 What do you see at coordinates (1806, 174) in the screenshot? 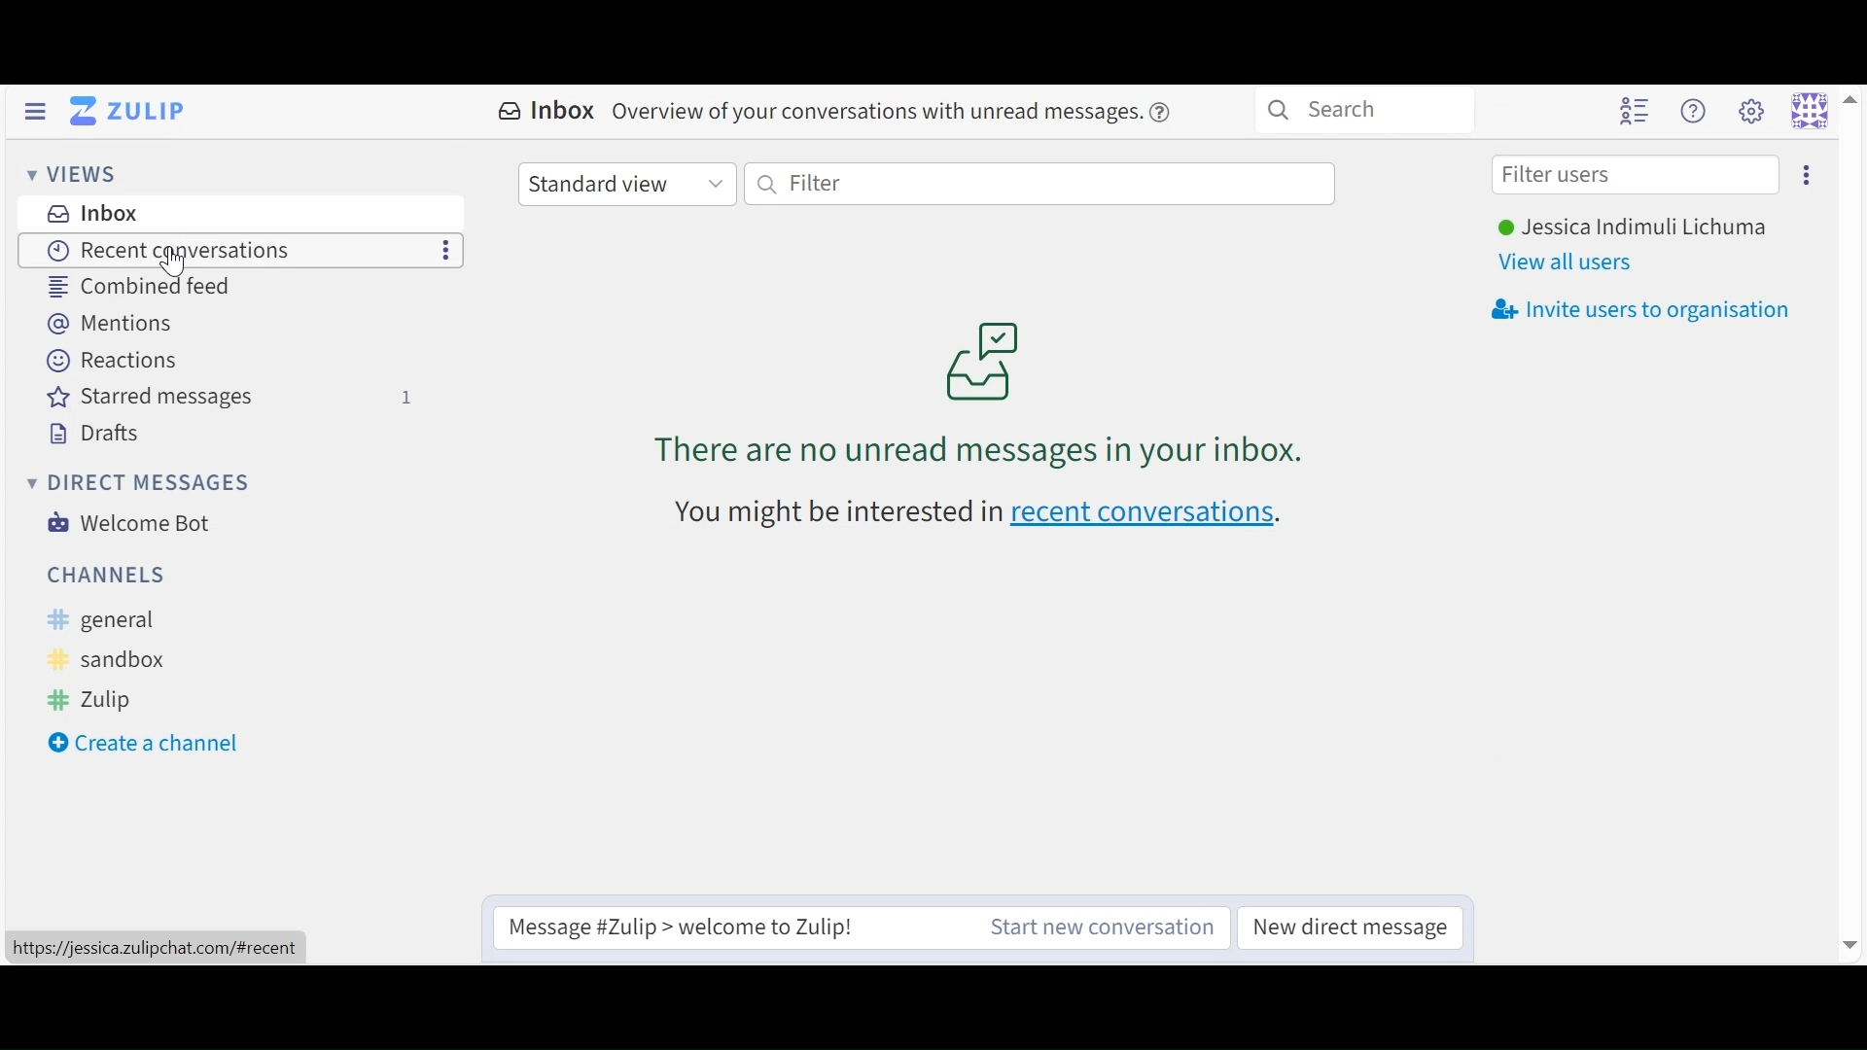
I see `Invite users to conversation` at bounding box center [1806, 174].